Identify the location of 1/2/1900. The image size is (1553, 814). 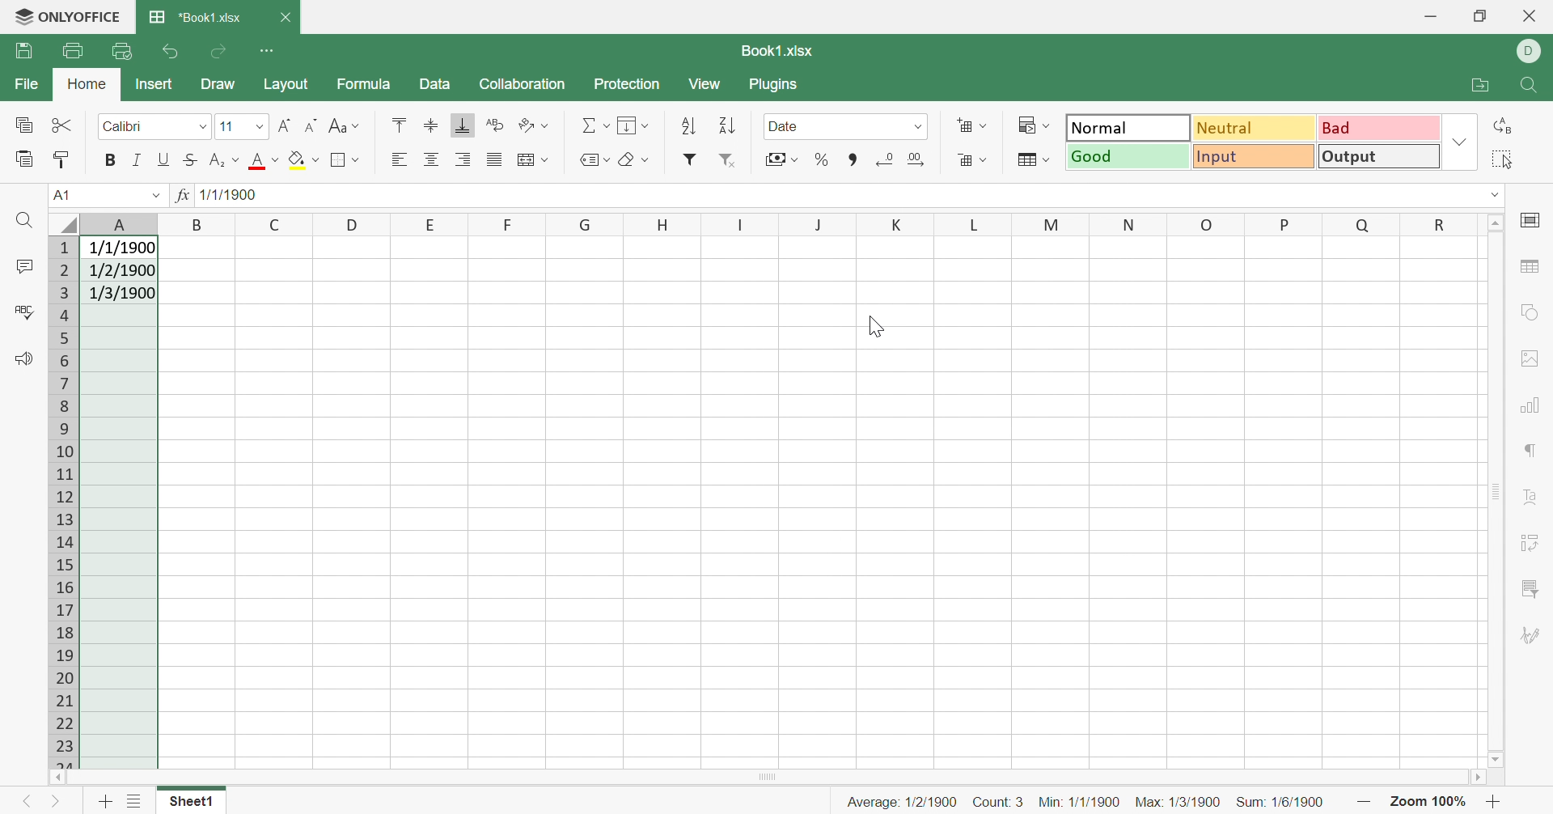
(121, 269).